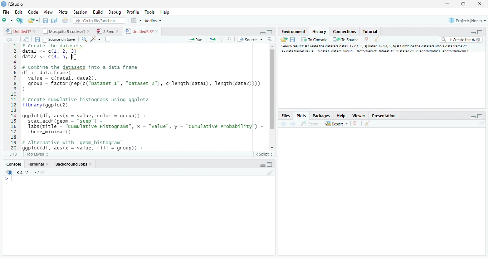  What do you see at coordinates (74, 164) in the screenshot?
I see `Background Jobs` at bounding box center [74, 164].